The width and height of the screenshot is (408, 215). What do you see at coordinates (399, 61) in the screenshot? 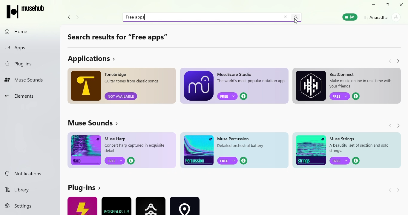
I see `Navigate forward` at bounding box center [399, 61].